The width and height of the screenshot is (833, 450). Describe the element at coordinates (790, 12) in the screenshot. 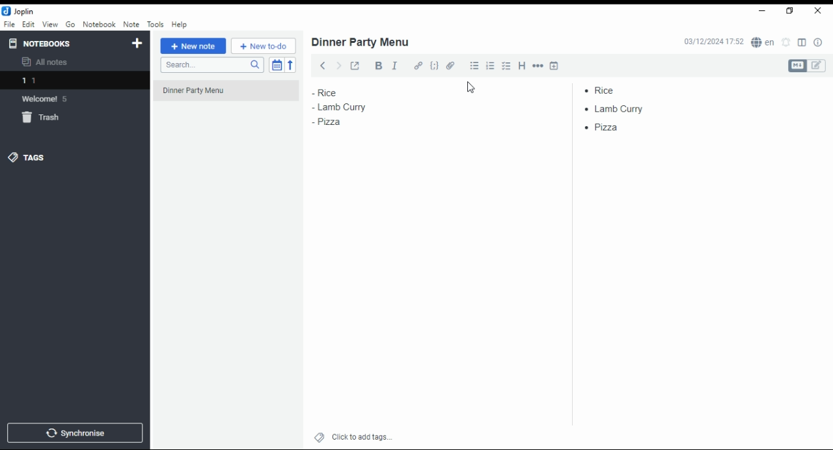

I see `Maximize` at that location.